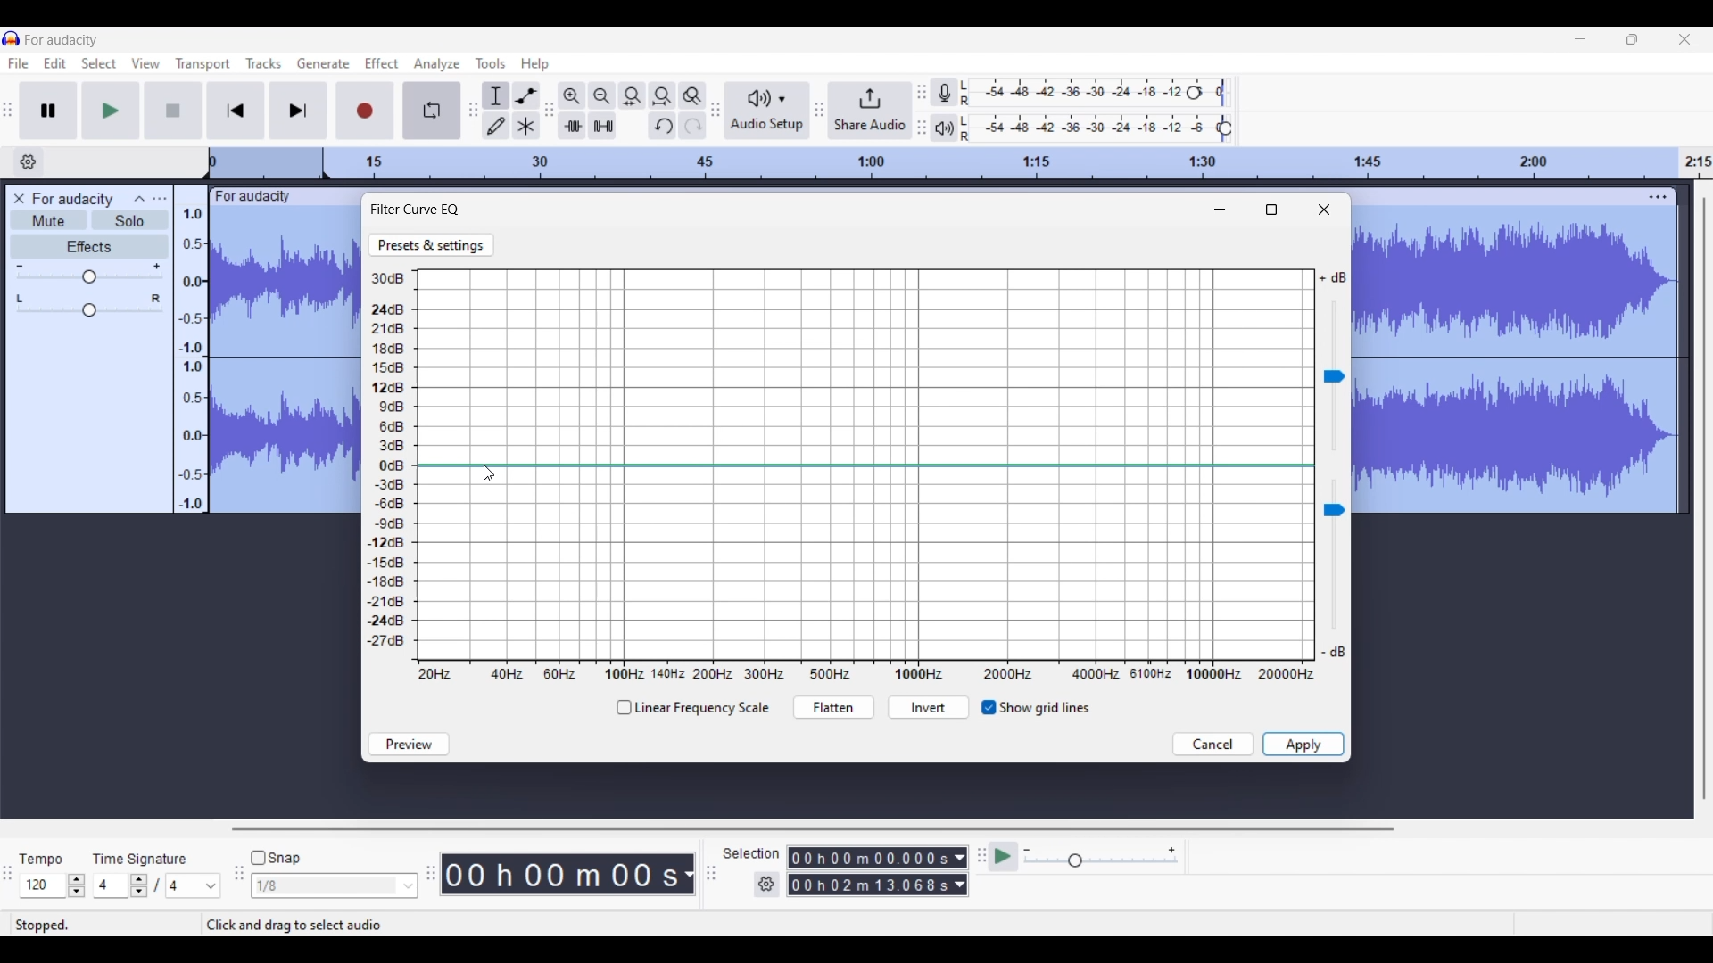  What do you see at coordinates (99, 64) in the screenshot?
I see `Select menu` at bounding box center [99, 64].